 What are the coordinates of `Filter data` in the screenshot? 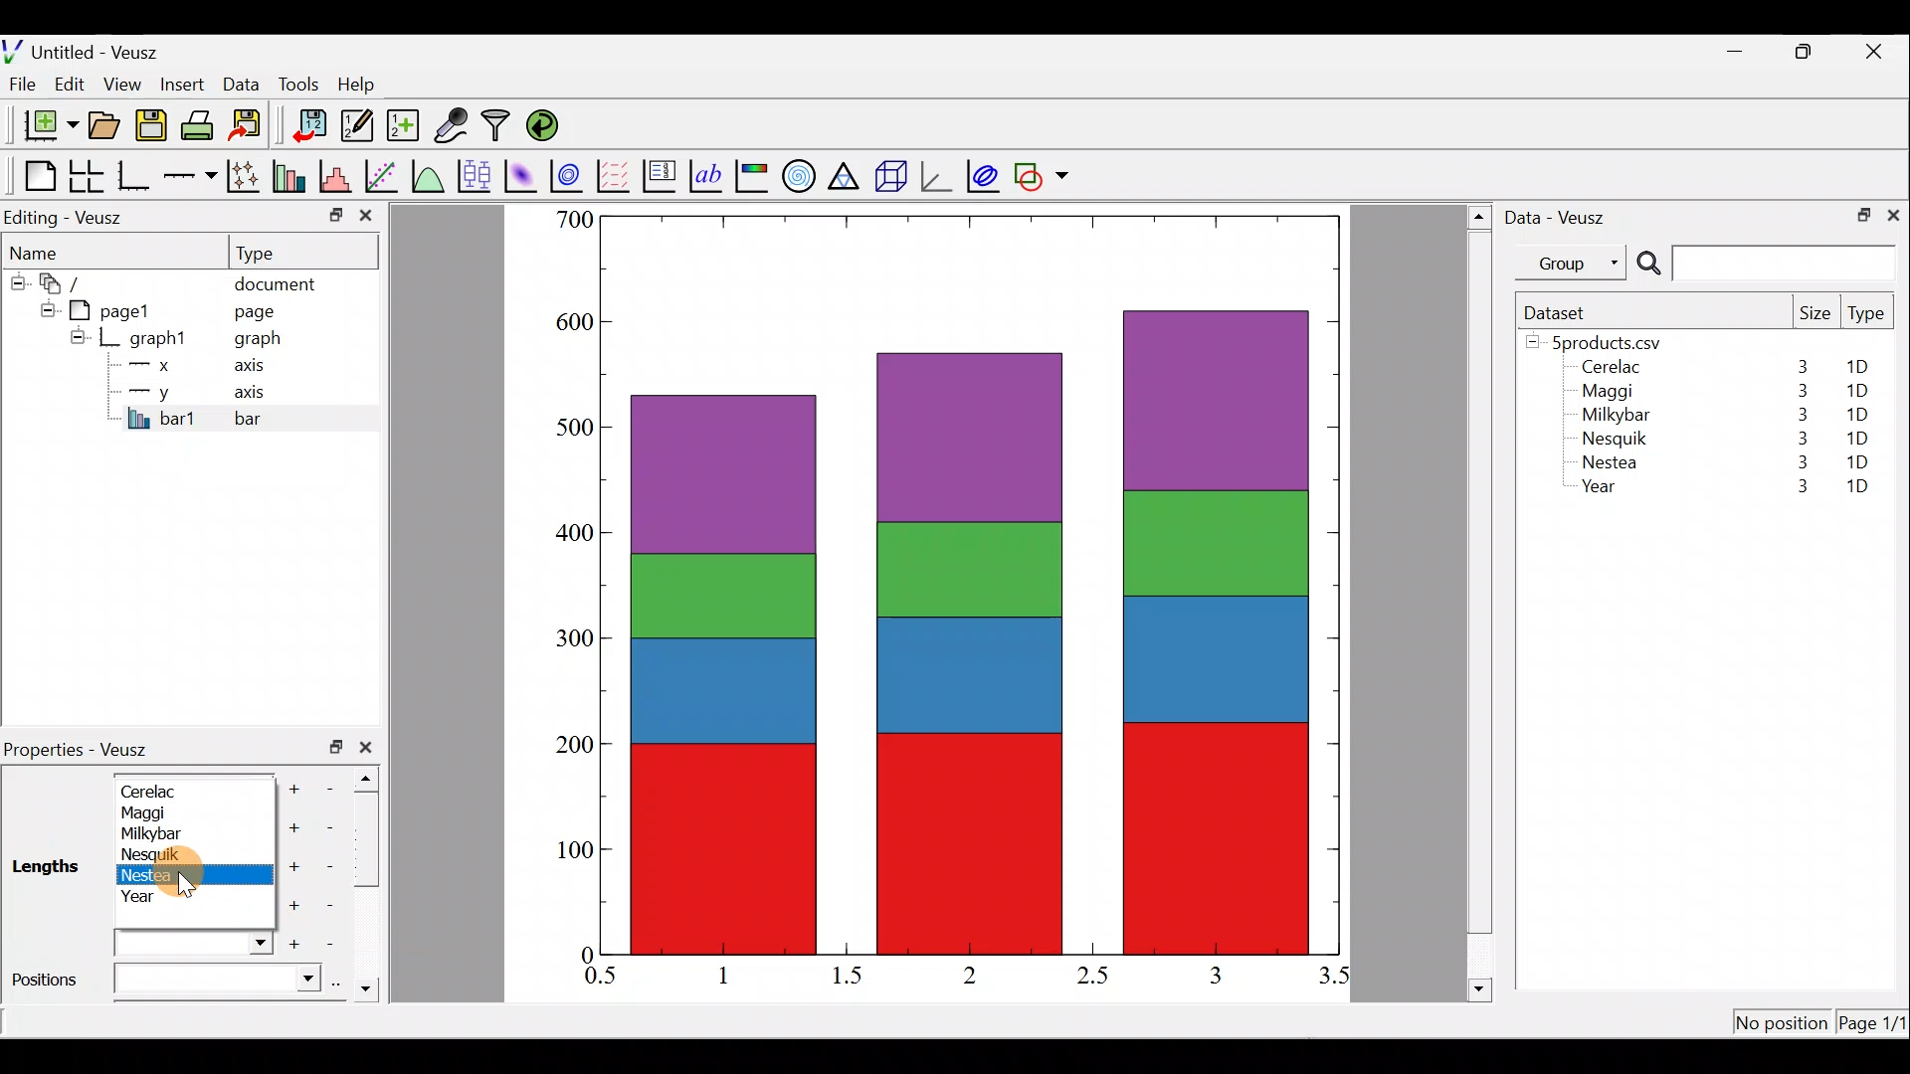 It's located at (499, 127).